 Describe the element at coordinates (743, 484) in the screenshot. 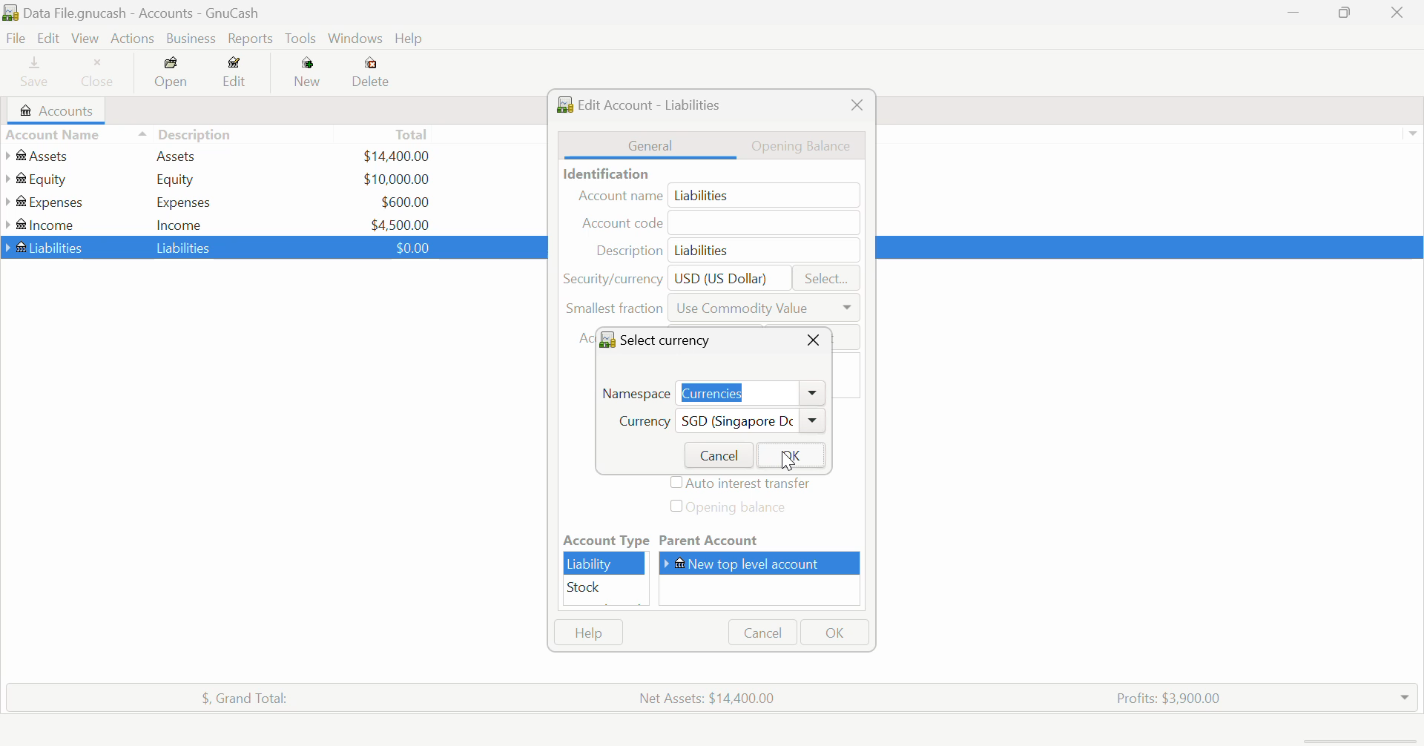

I see `Auto interest transfer` at that location.